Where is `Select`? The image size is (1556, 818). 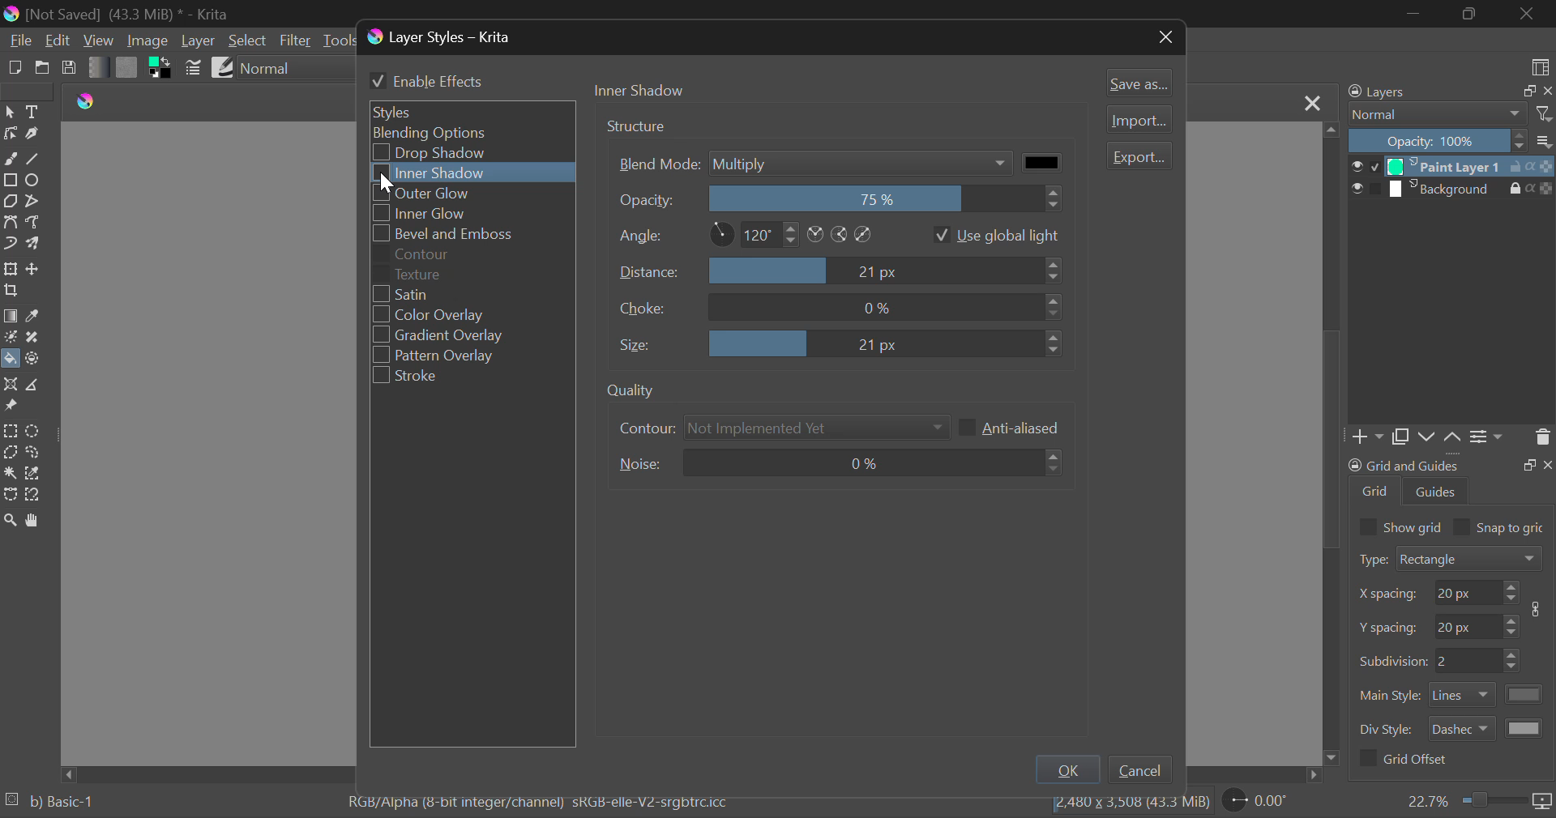 Select is located at coordinates (11, 112).